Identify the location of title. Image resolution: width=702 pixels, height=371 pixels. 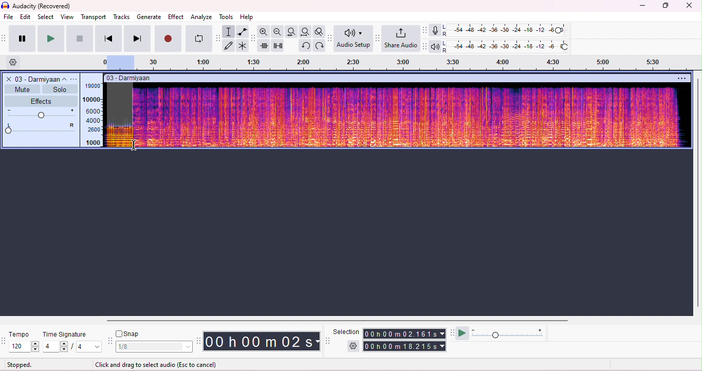
(38, 6).